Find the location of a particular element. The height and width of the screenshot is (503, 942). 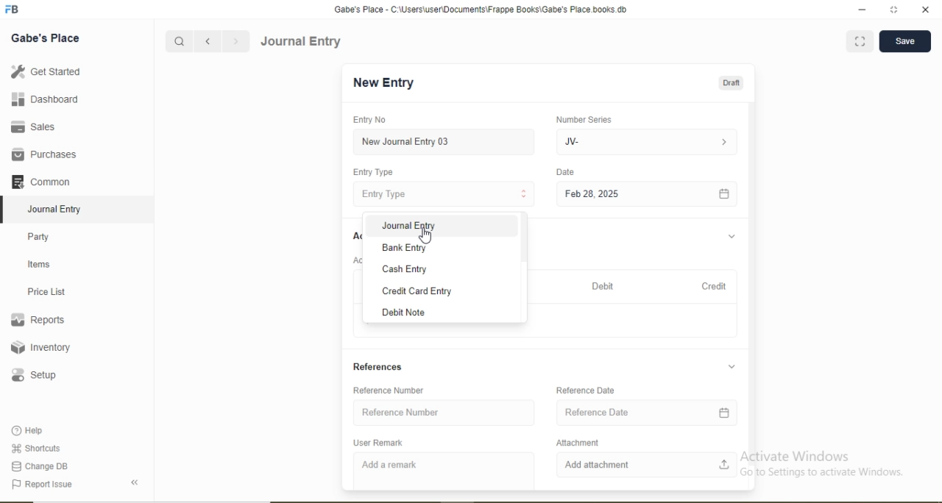

Help is located at coordinates (29, 430).